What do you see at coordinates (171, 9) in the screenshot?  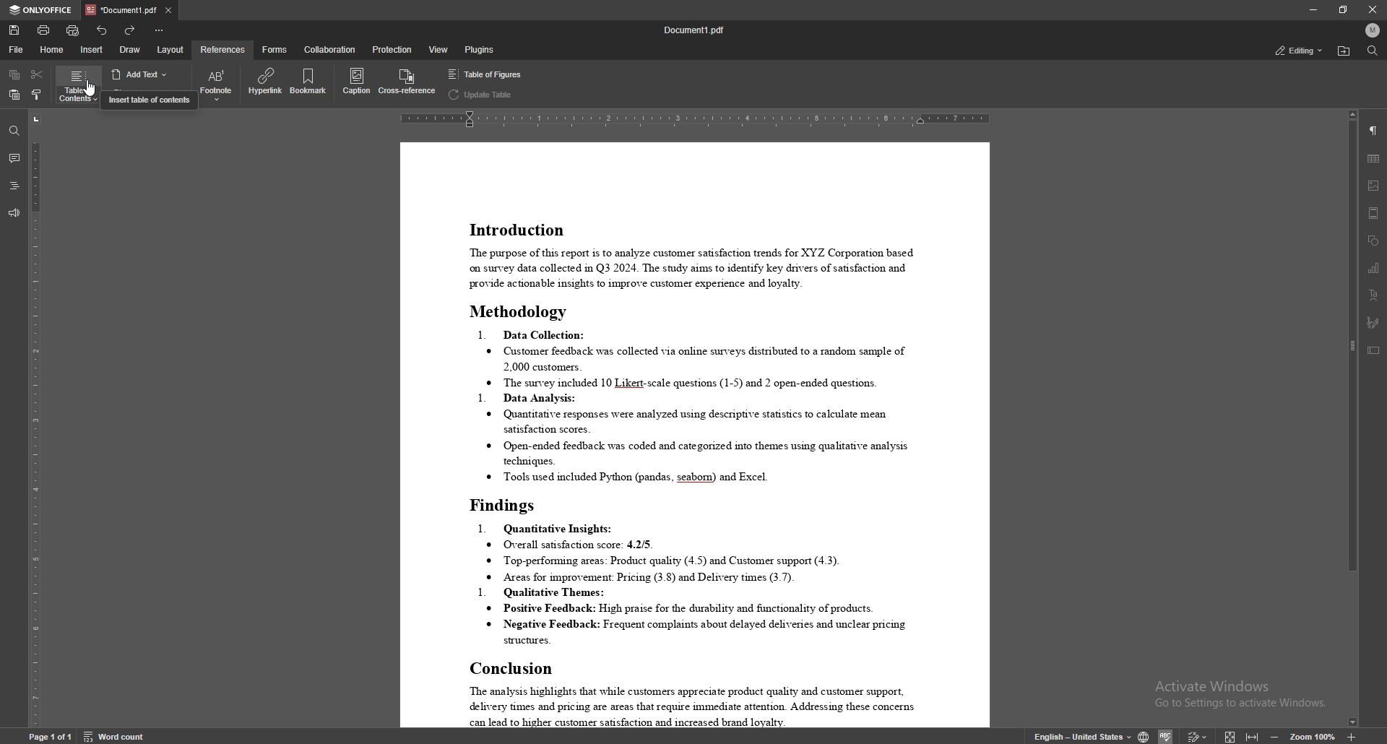 I see `close` at bounding box center [171, 9].